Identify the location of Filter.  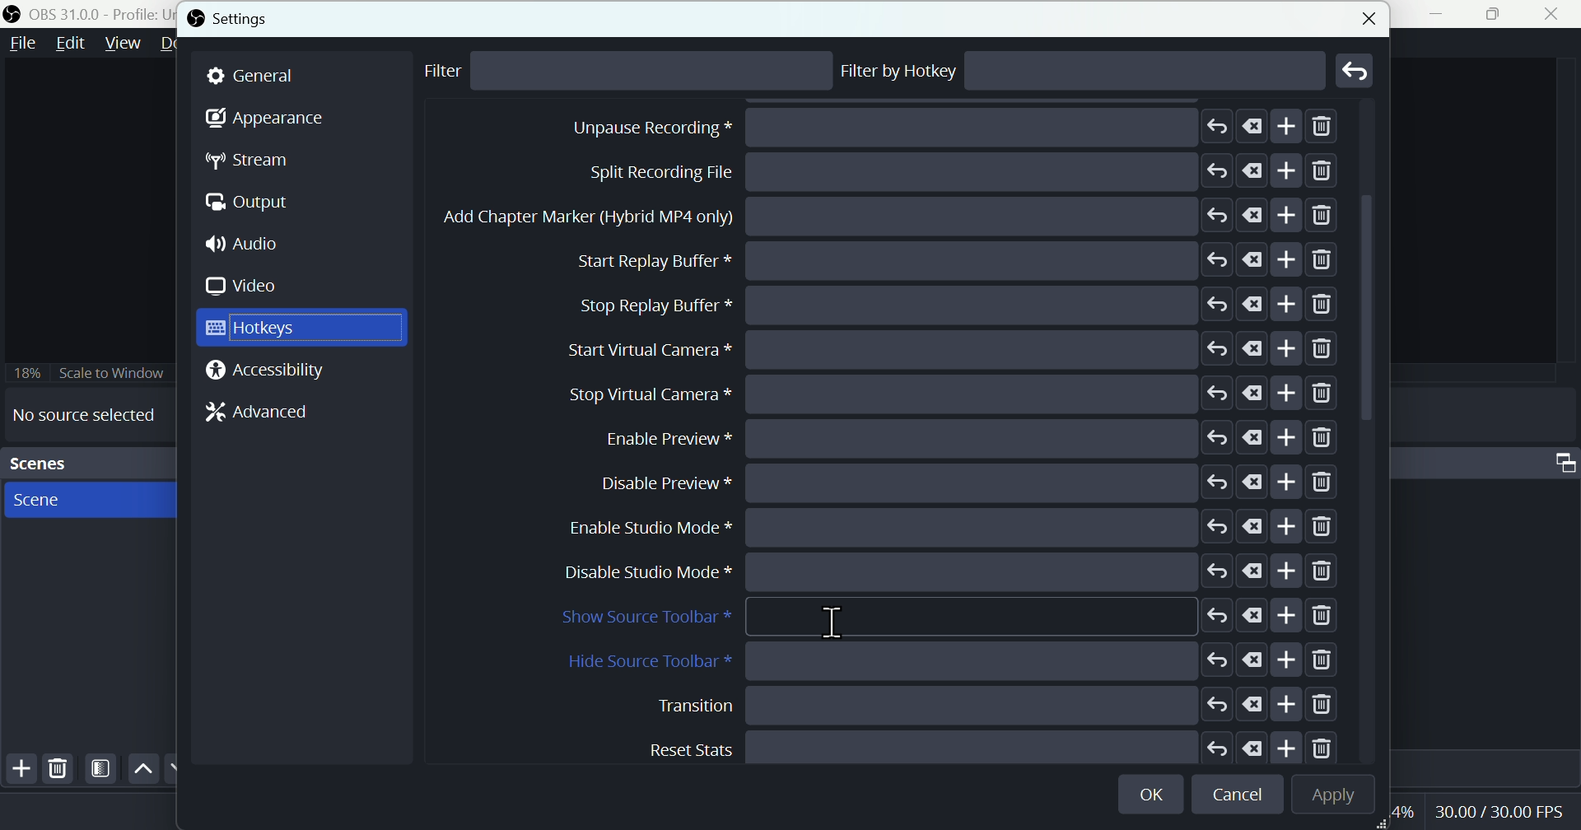
(101, 769).